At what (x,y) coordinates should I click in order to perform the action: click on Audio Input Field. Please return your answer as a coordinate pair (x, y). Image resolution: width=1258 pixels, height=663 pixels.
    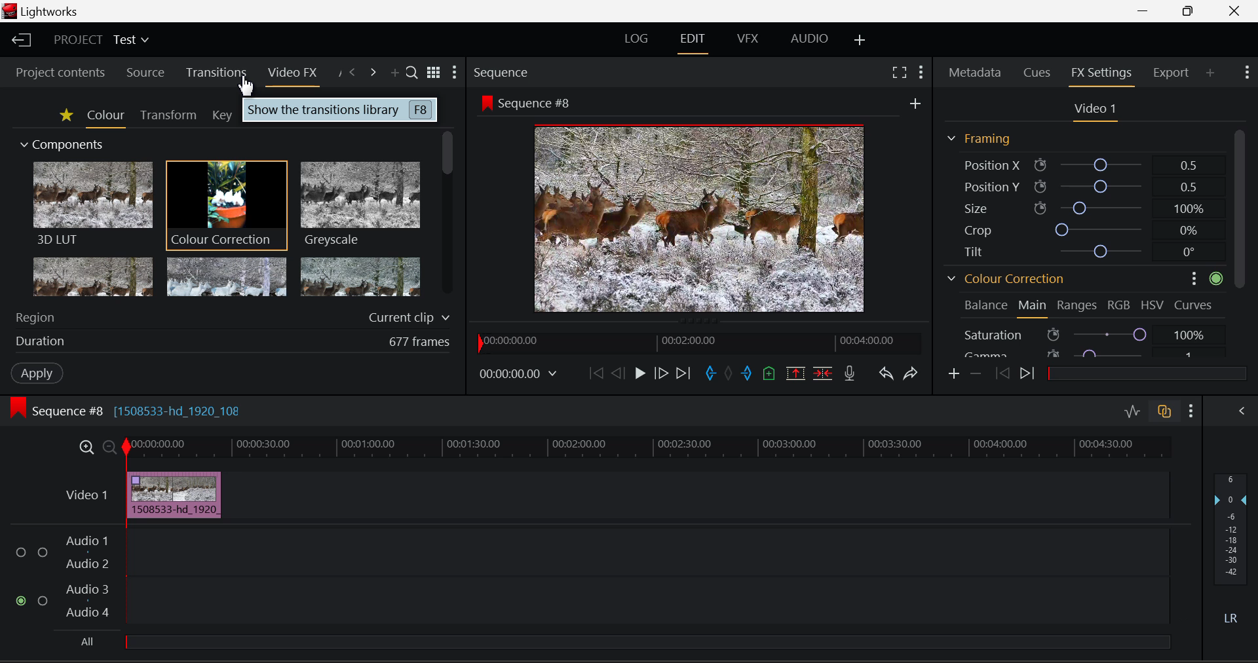
    Looking at the image, I should click on (645, 602).